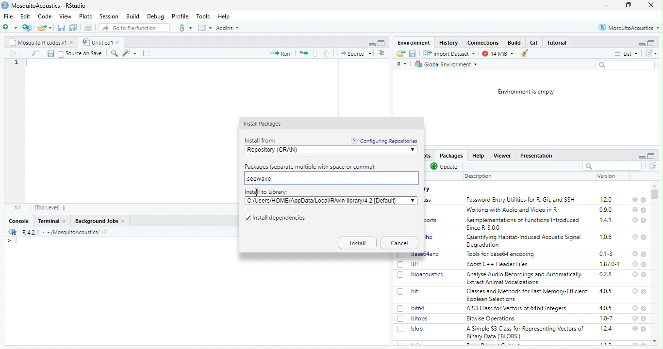  What do you see at coordinates (413, 150) in the screenshot?
I see `Drop-down ` at bounding box center [413, 150].